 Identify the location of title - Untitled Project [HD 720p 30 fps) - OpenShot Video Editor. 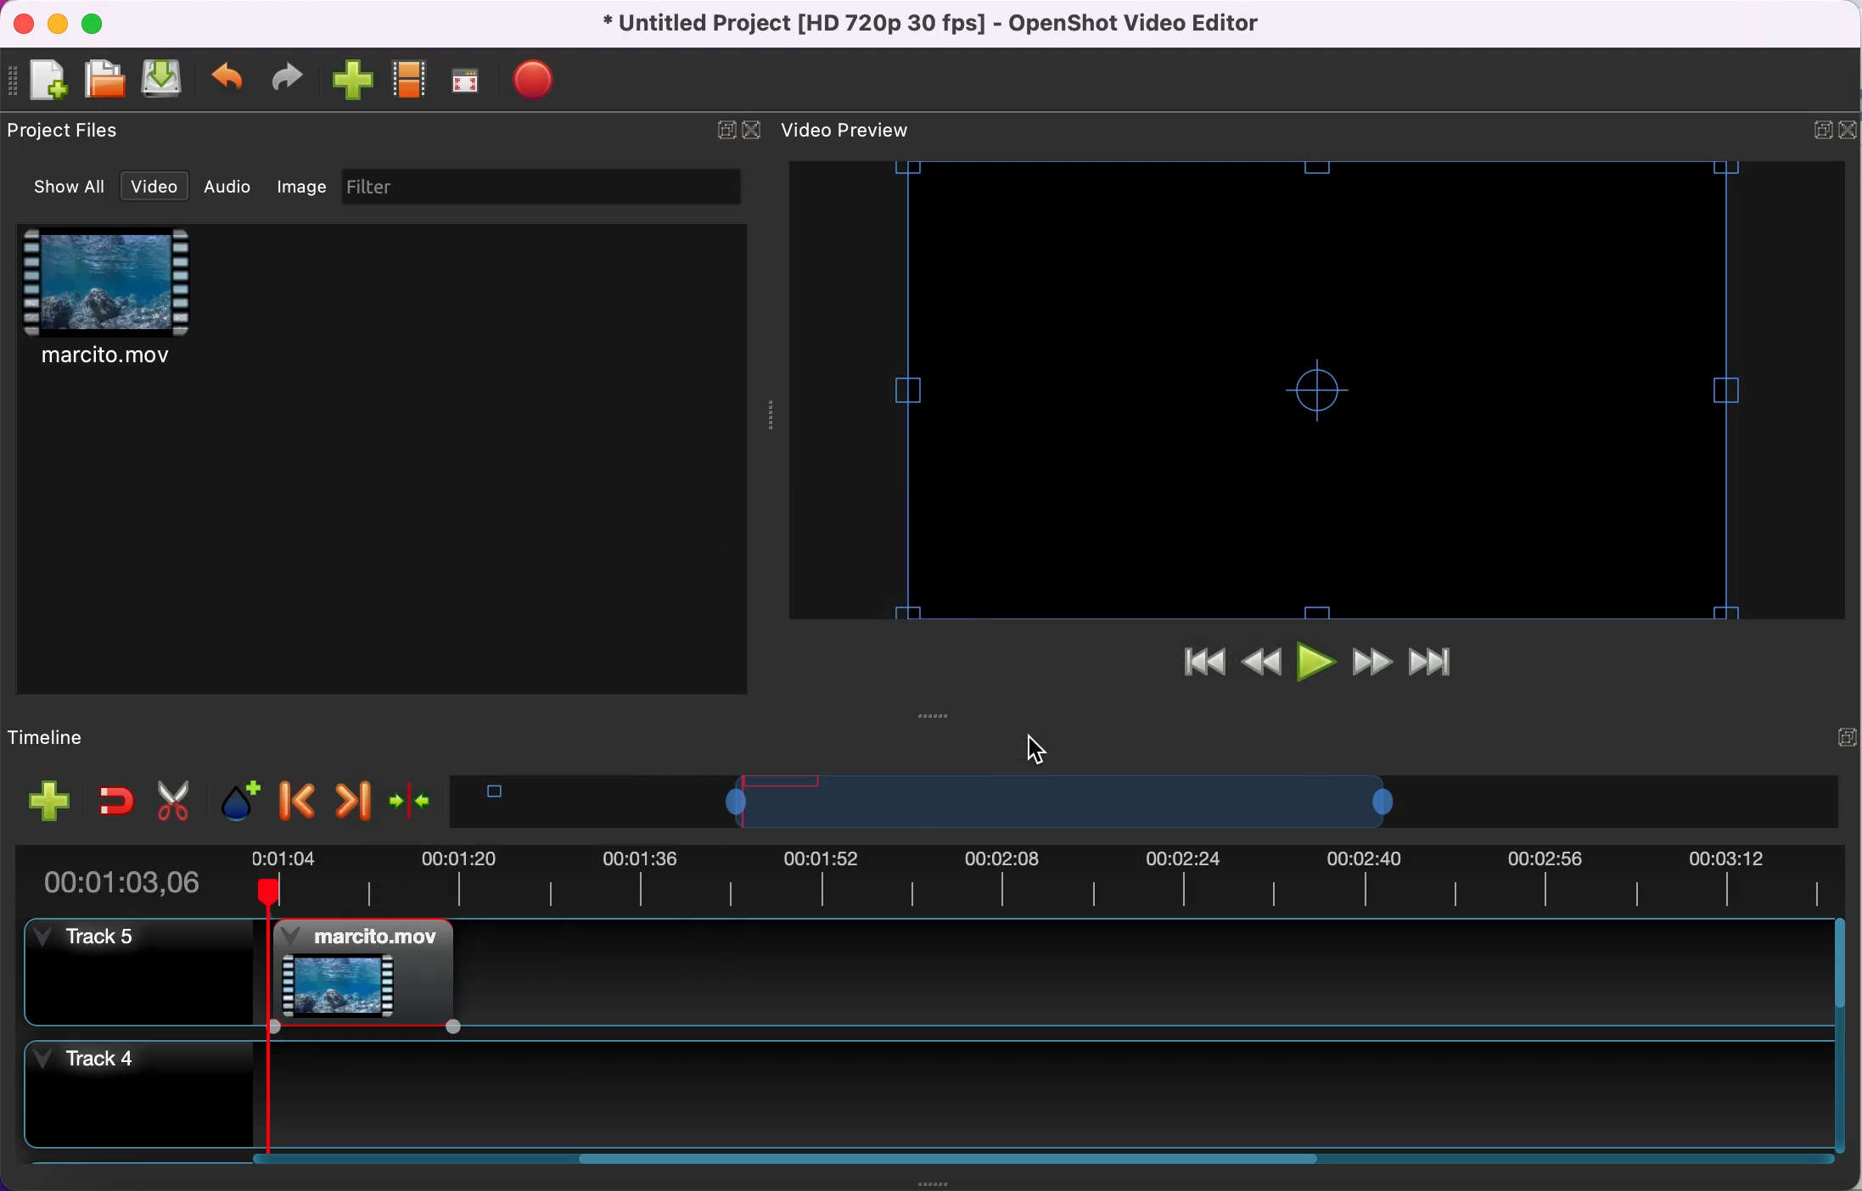
(939, 25).